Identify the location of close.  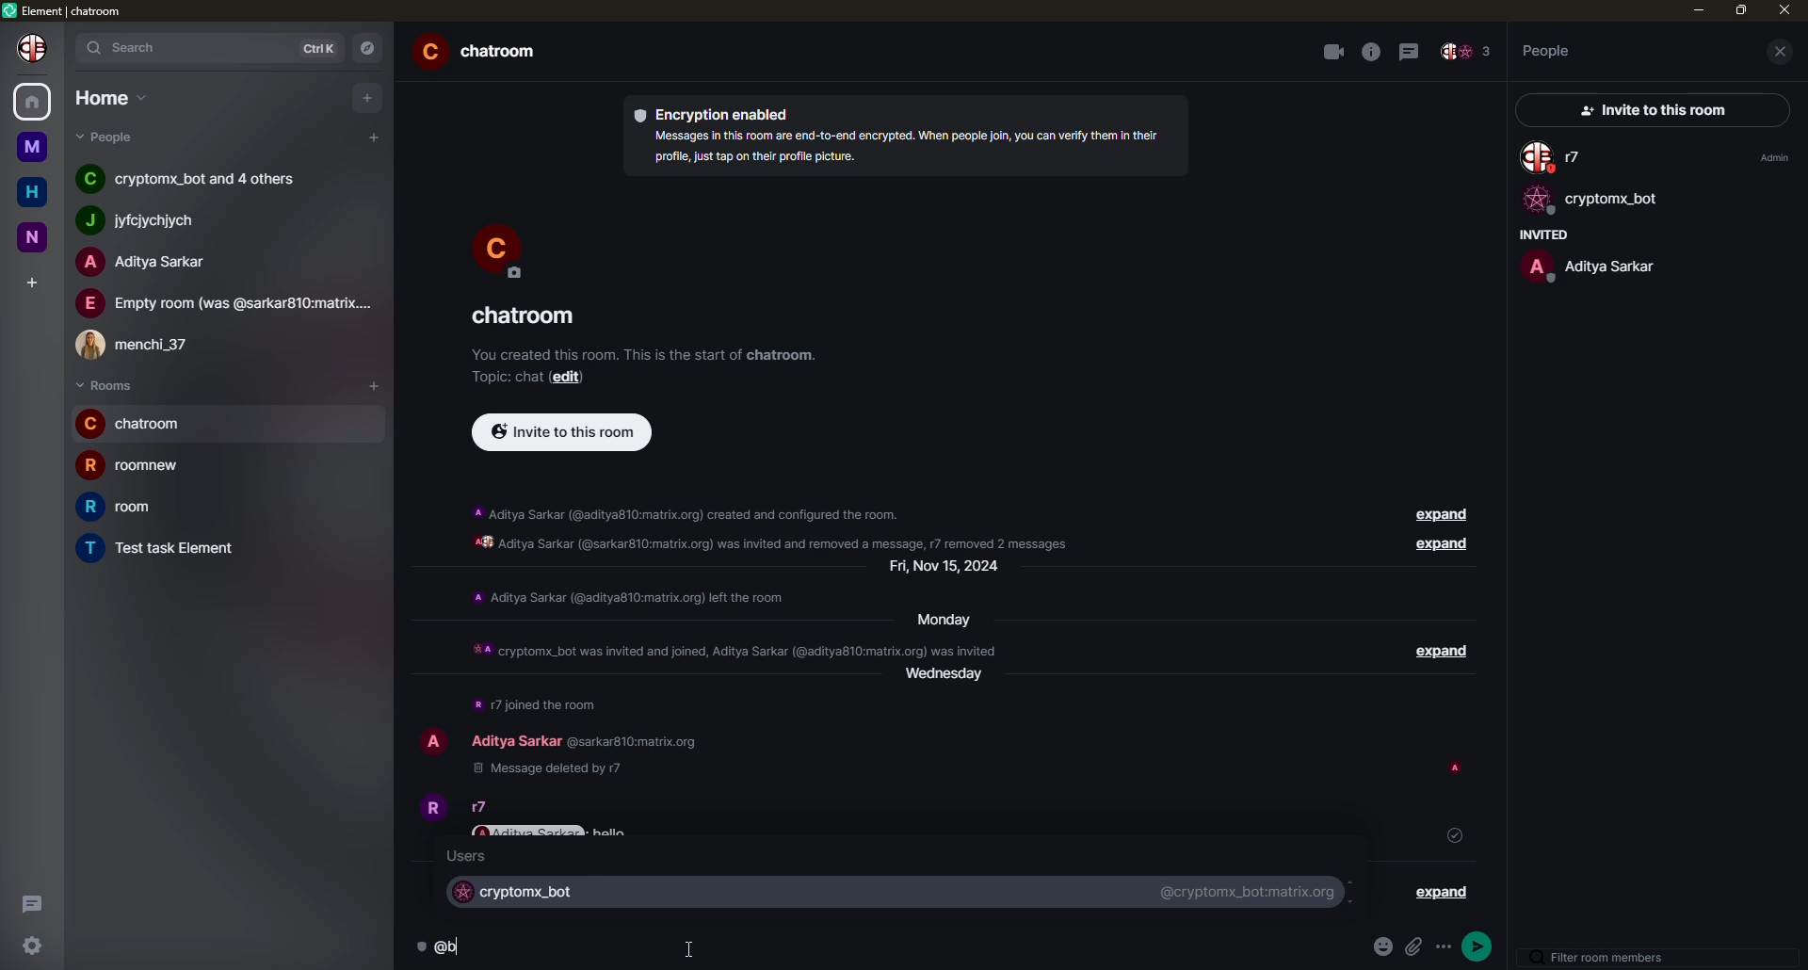
(1785, 52).